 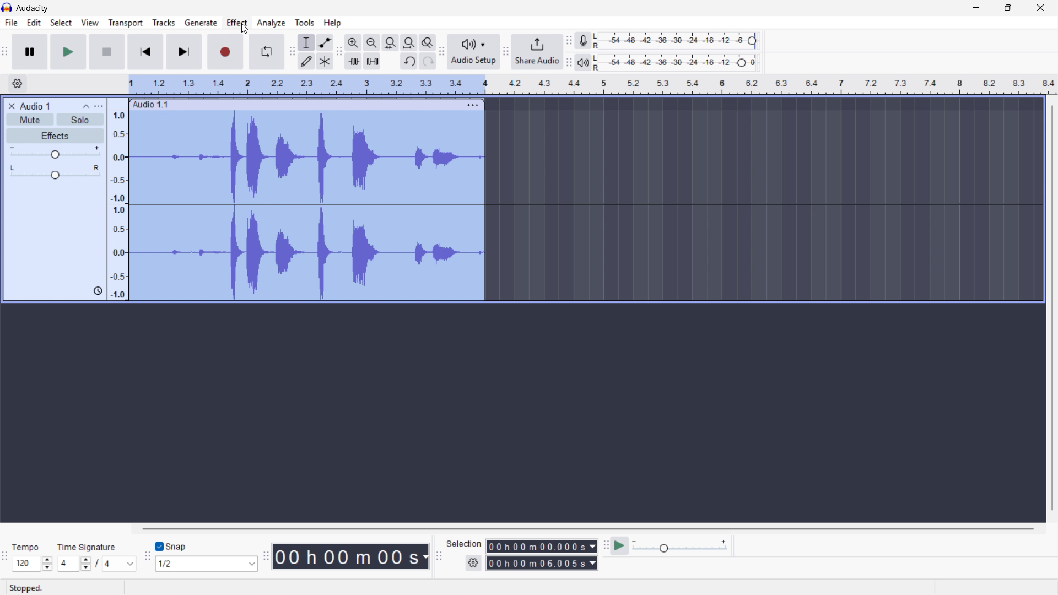 What do you see at coordinates (325, 62) in the screenshot?
I see `Multi tool` at bounding box center [325, 62].